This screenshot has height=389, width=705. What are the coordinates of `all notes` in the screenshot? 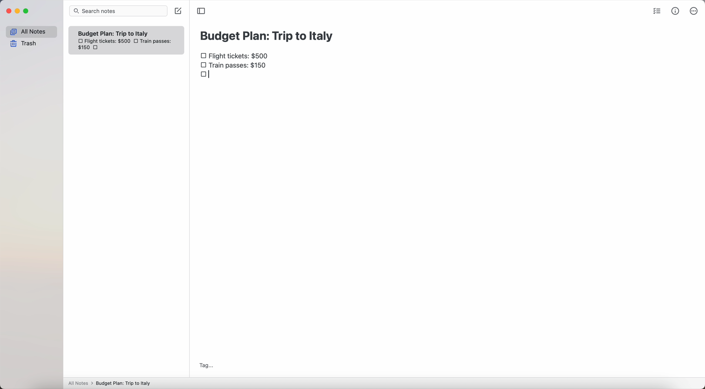 It's located at (31, 32).